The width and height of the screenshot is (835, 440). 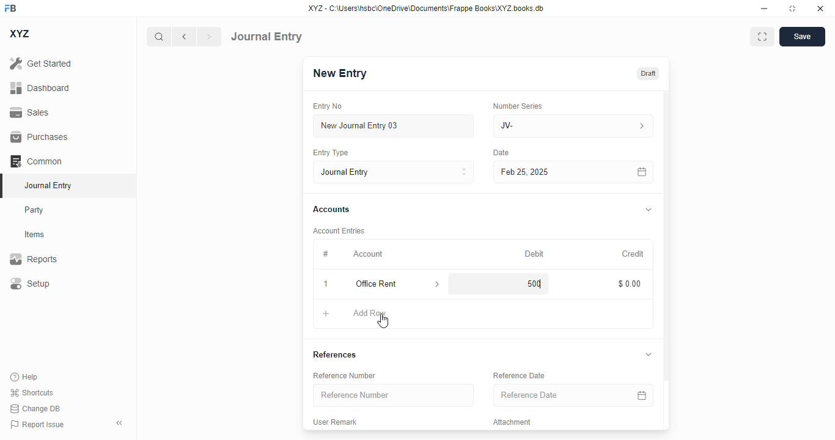 I want to click on credit, so click(x=634, y=254).